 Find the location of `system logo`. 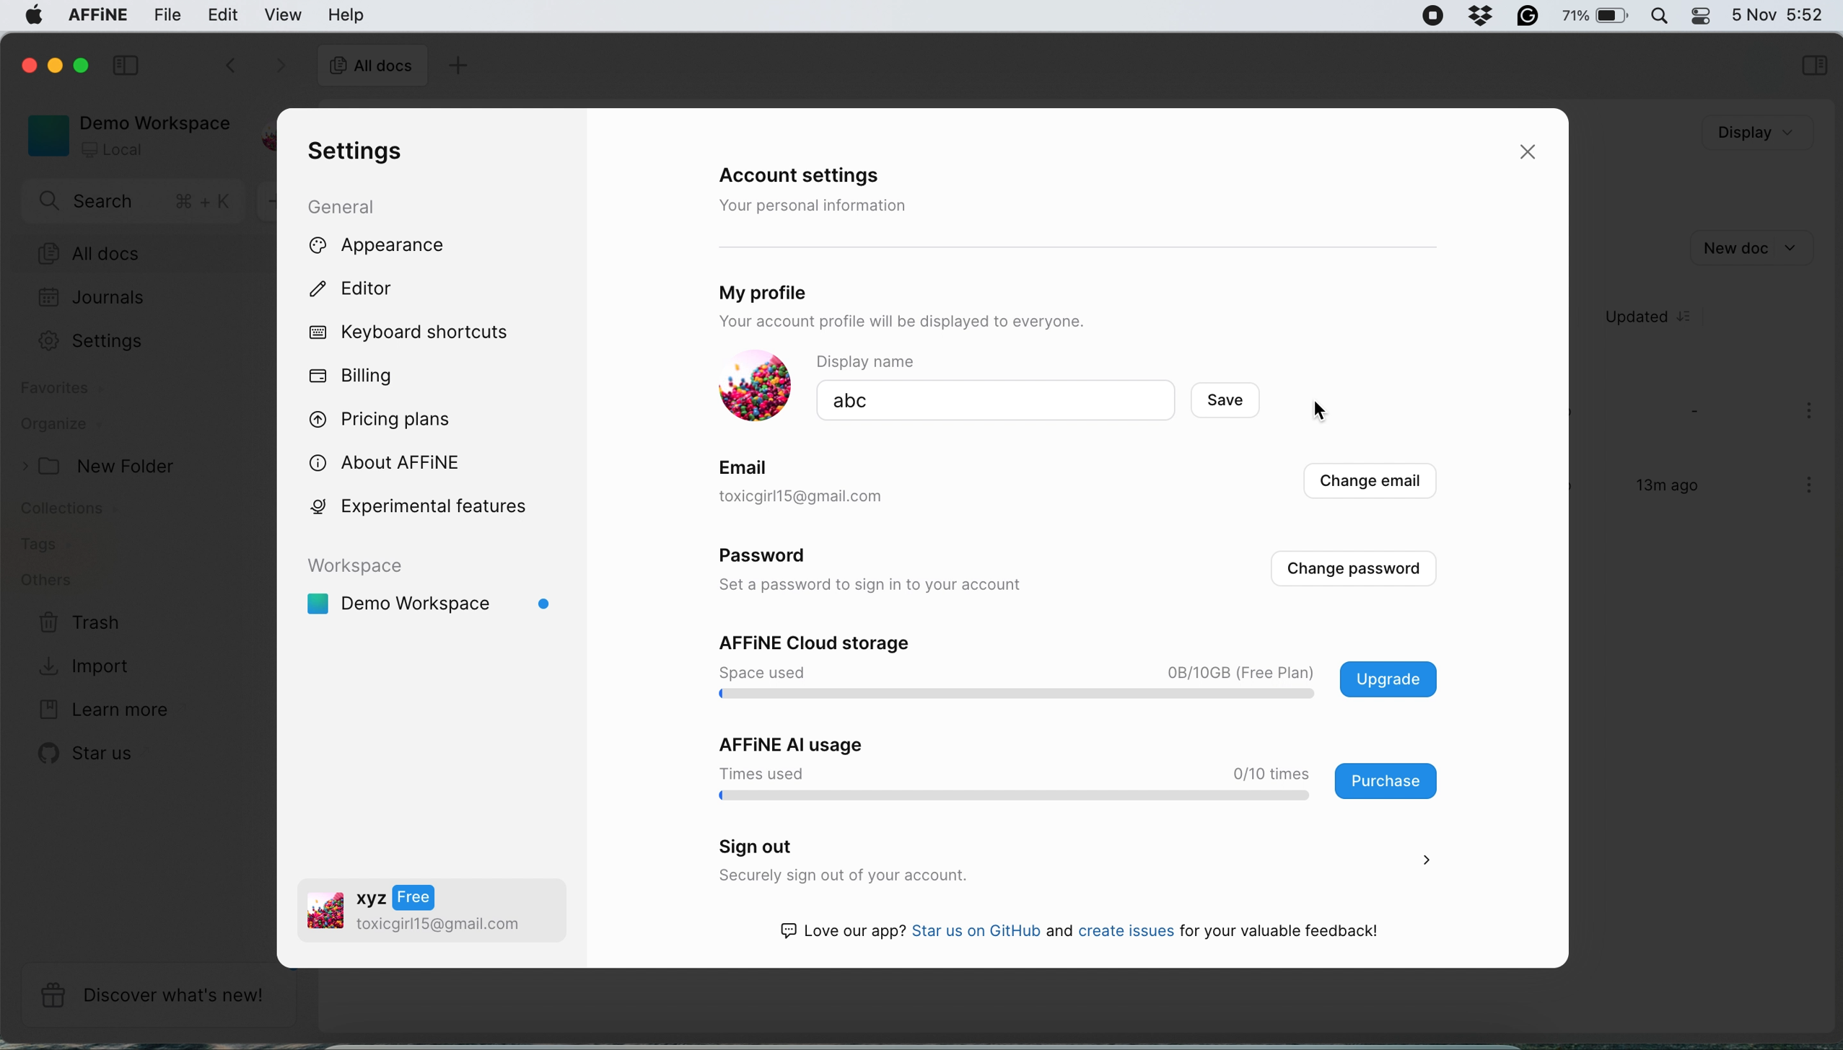

system logo is located at coordinates (27, 17).